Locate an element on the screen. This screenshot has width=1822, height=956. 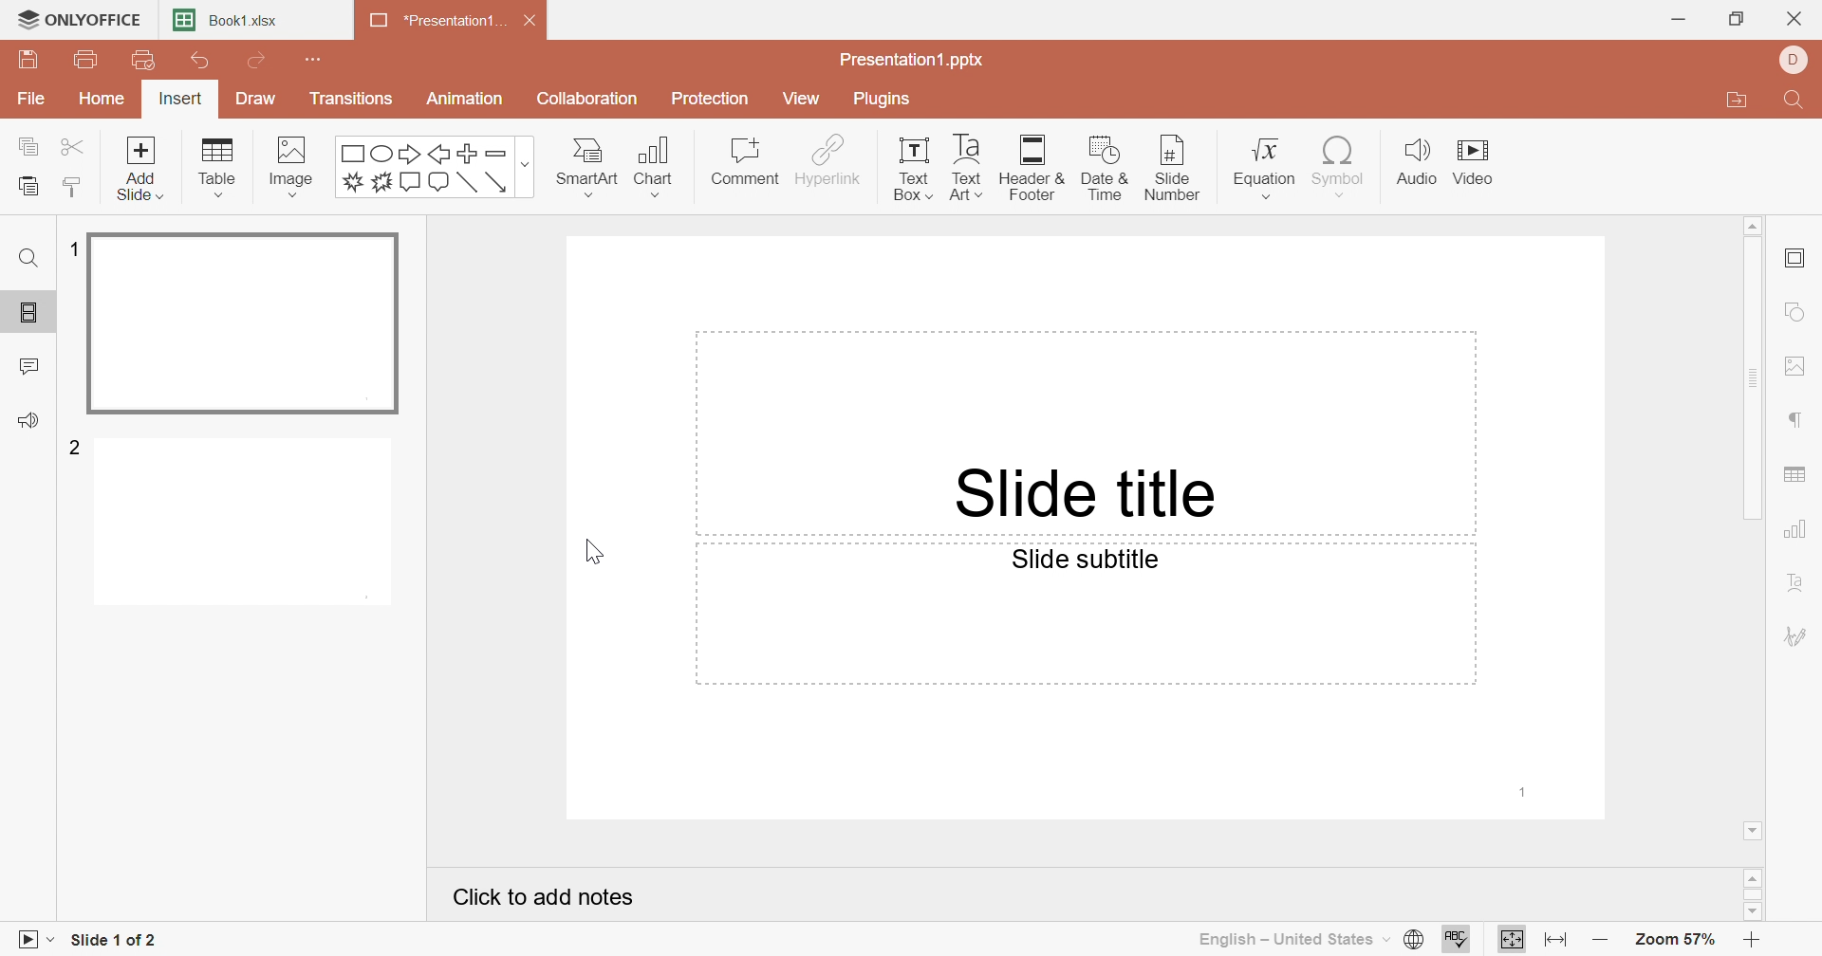
Symbol is located at coordinates (1335, 166).